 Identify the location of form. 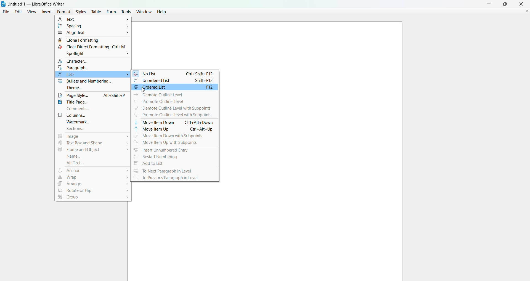
(112, 11).